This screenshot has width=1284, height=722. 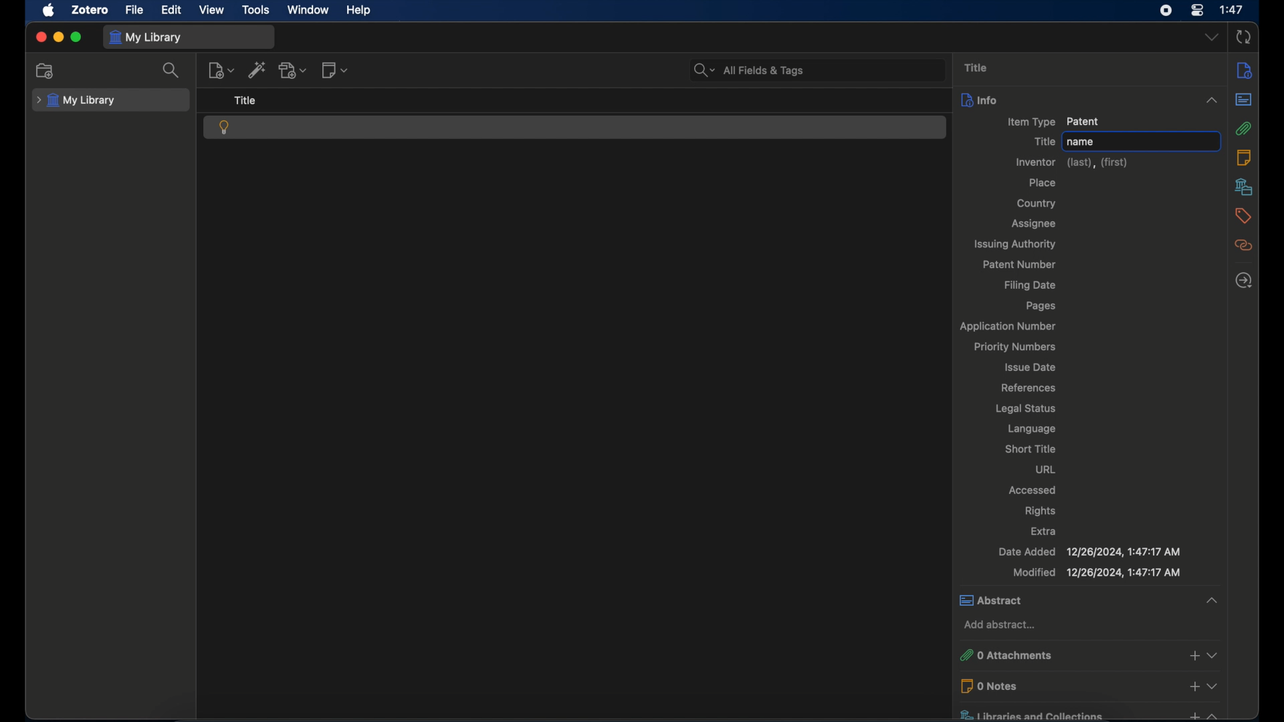 I want to click on apple, so click(x=47, y=10).